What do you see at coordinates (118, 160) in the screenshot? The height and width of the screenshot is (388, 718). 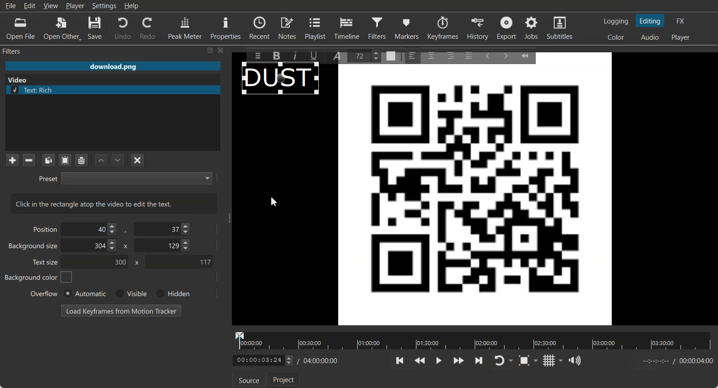 I see `Move Filter Down` at bounding box center [118, 160].